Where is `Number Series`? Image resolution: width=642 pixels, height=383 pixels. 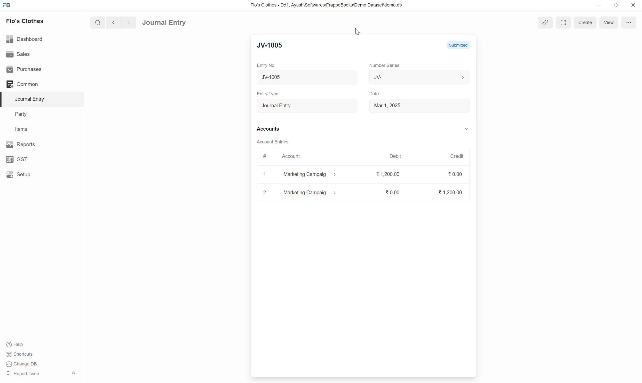 Number Series is located at coordinates (385, 65).